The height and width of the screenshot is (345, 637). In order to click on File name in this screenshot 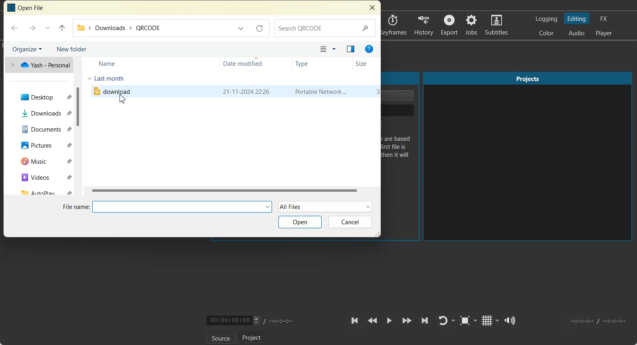, I will do `click(167, 206)`.